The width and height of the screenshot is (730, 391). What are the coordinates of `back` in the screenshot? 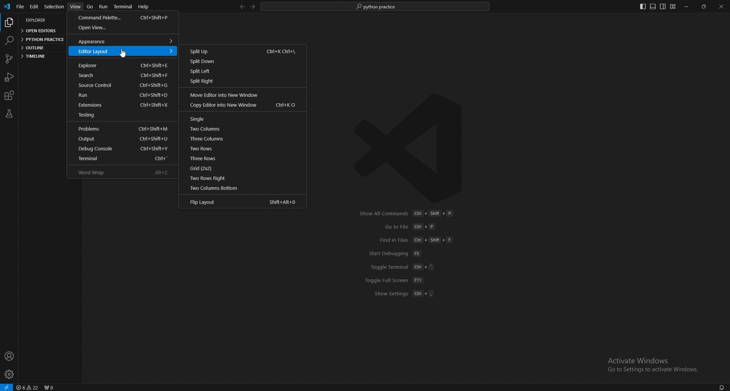 It's located at (241, 7).